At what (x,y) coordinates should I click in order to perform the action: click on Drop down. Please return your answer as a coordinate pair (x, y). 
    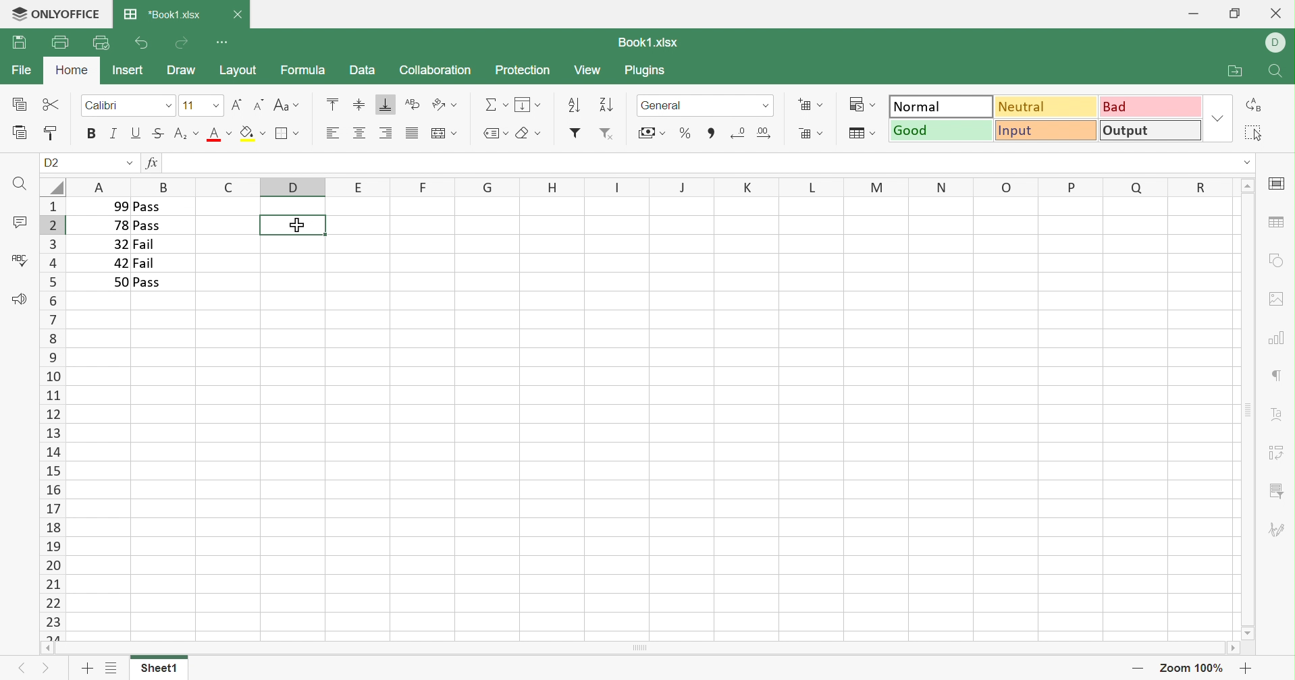
    Looking at the image, I should click on (129, 165).